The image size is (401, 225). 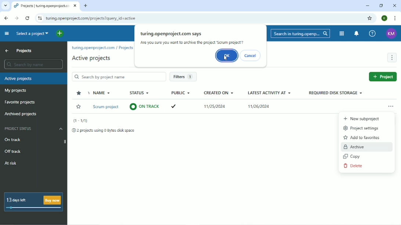 I want to click on Cancel, so click(x=250, y=56).